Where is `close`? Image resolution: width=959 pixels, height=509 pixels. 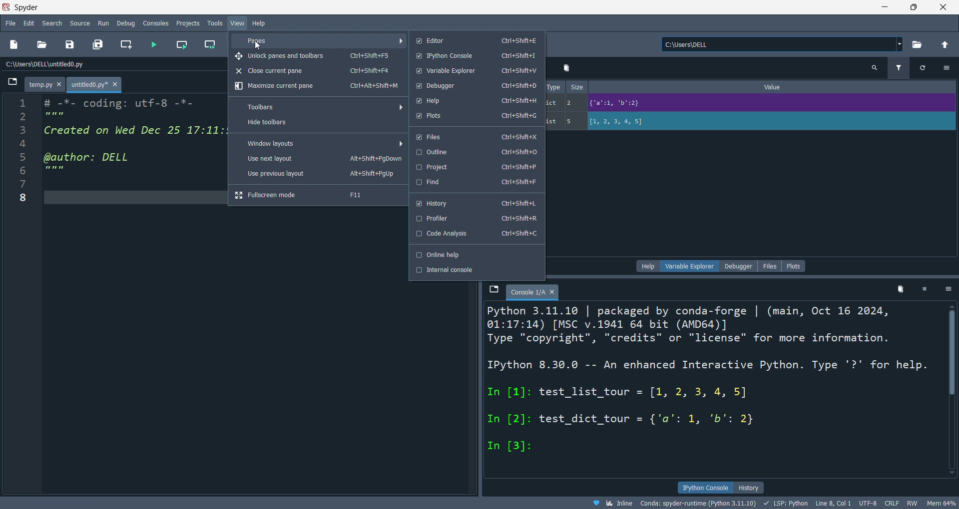
close is located at coordinates (944, 7).